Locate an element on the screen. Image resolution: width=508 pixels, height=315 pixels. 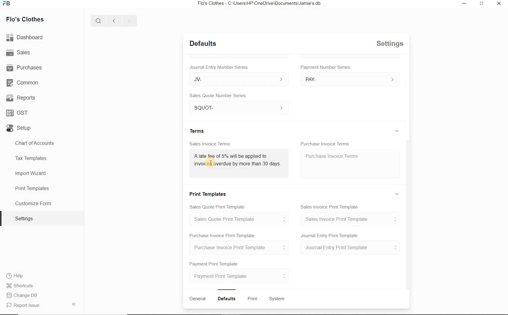
SQUOT is located at coordinates (241, 107).